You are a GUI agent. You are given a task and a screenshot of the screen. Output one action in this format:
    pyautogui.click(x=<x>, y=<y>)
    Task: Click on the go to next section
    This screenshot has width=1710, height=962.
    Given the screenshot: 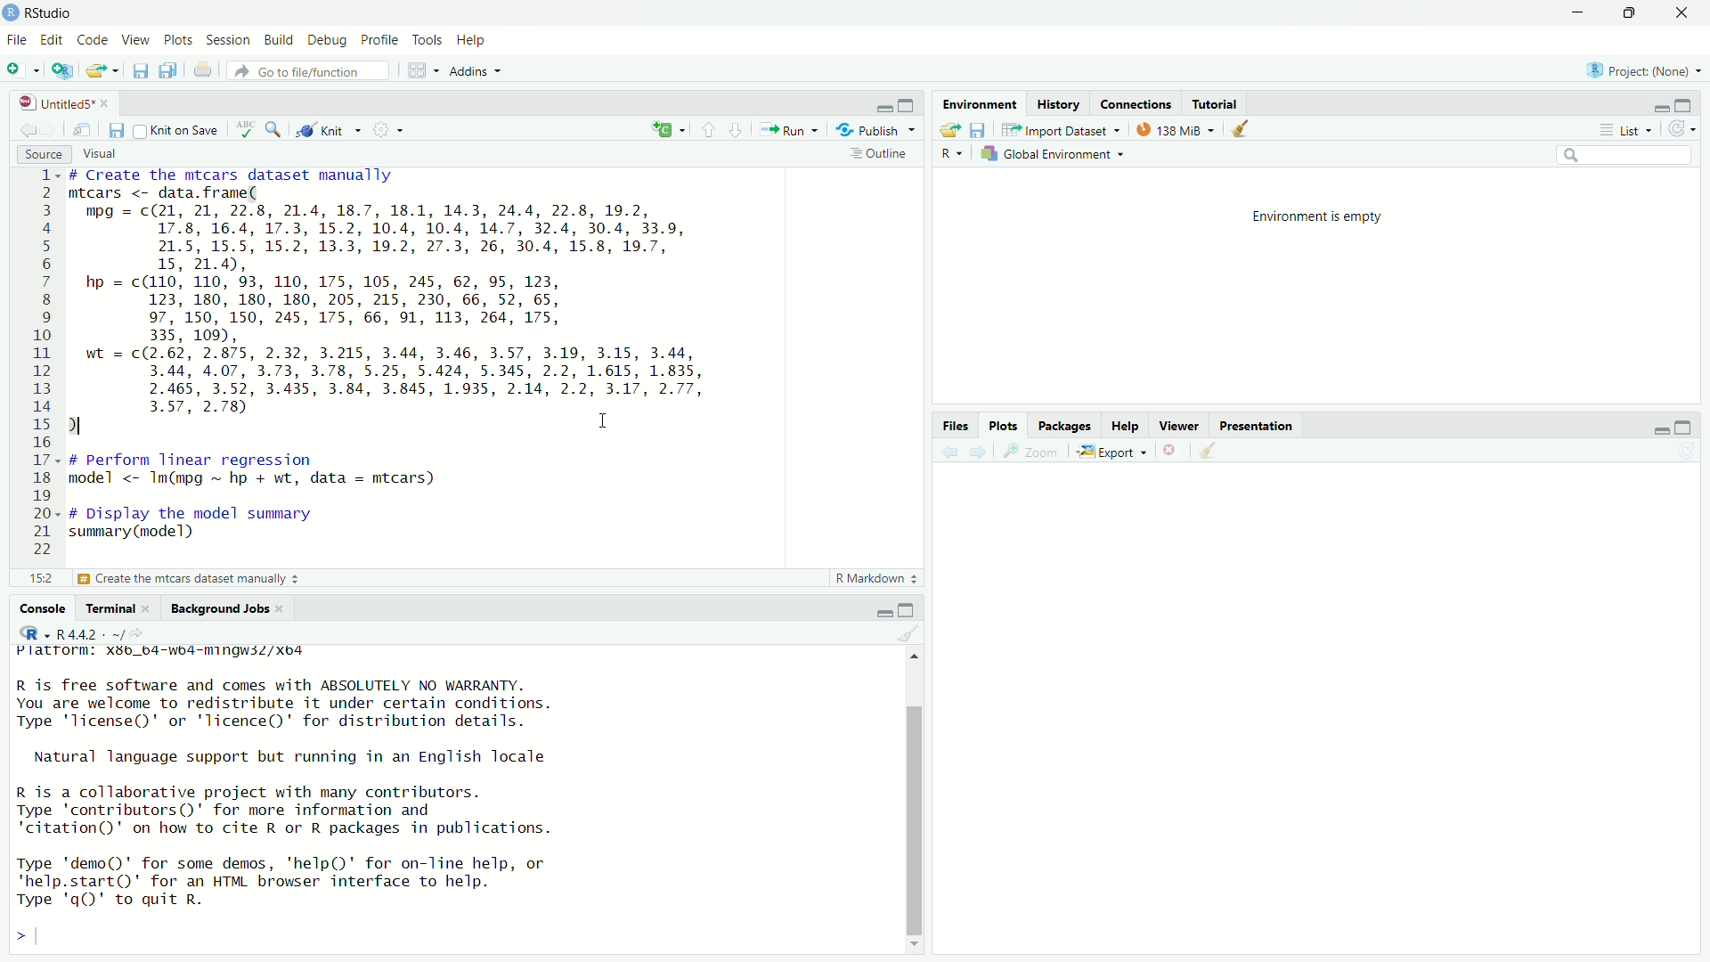 What is the action you would take?
    pyautogui.click(x=737, y=129)
    